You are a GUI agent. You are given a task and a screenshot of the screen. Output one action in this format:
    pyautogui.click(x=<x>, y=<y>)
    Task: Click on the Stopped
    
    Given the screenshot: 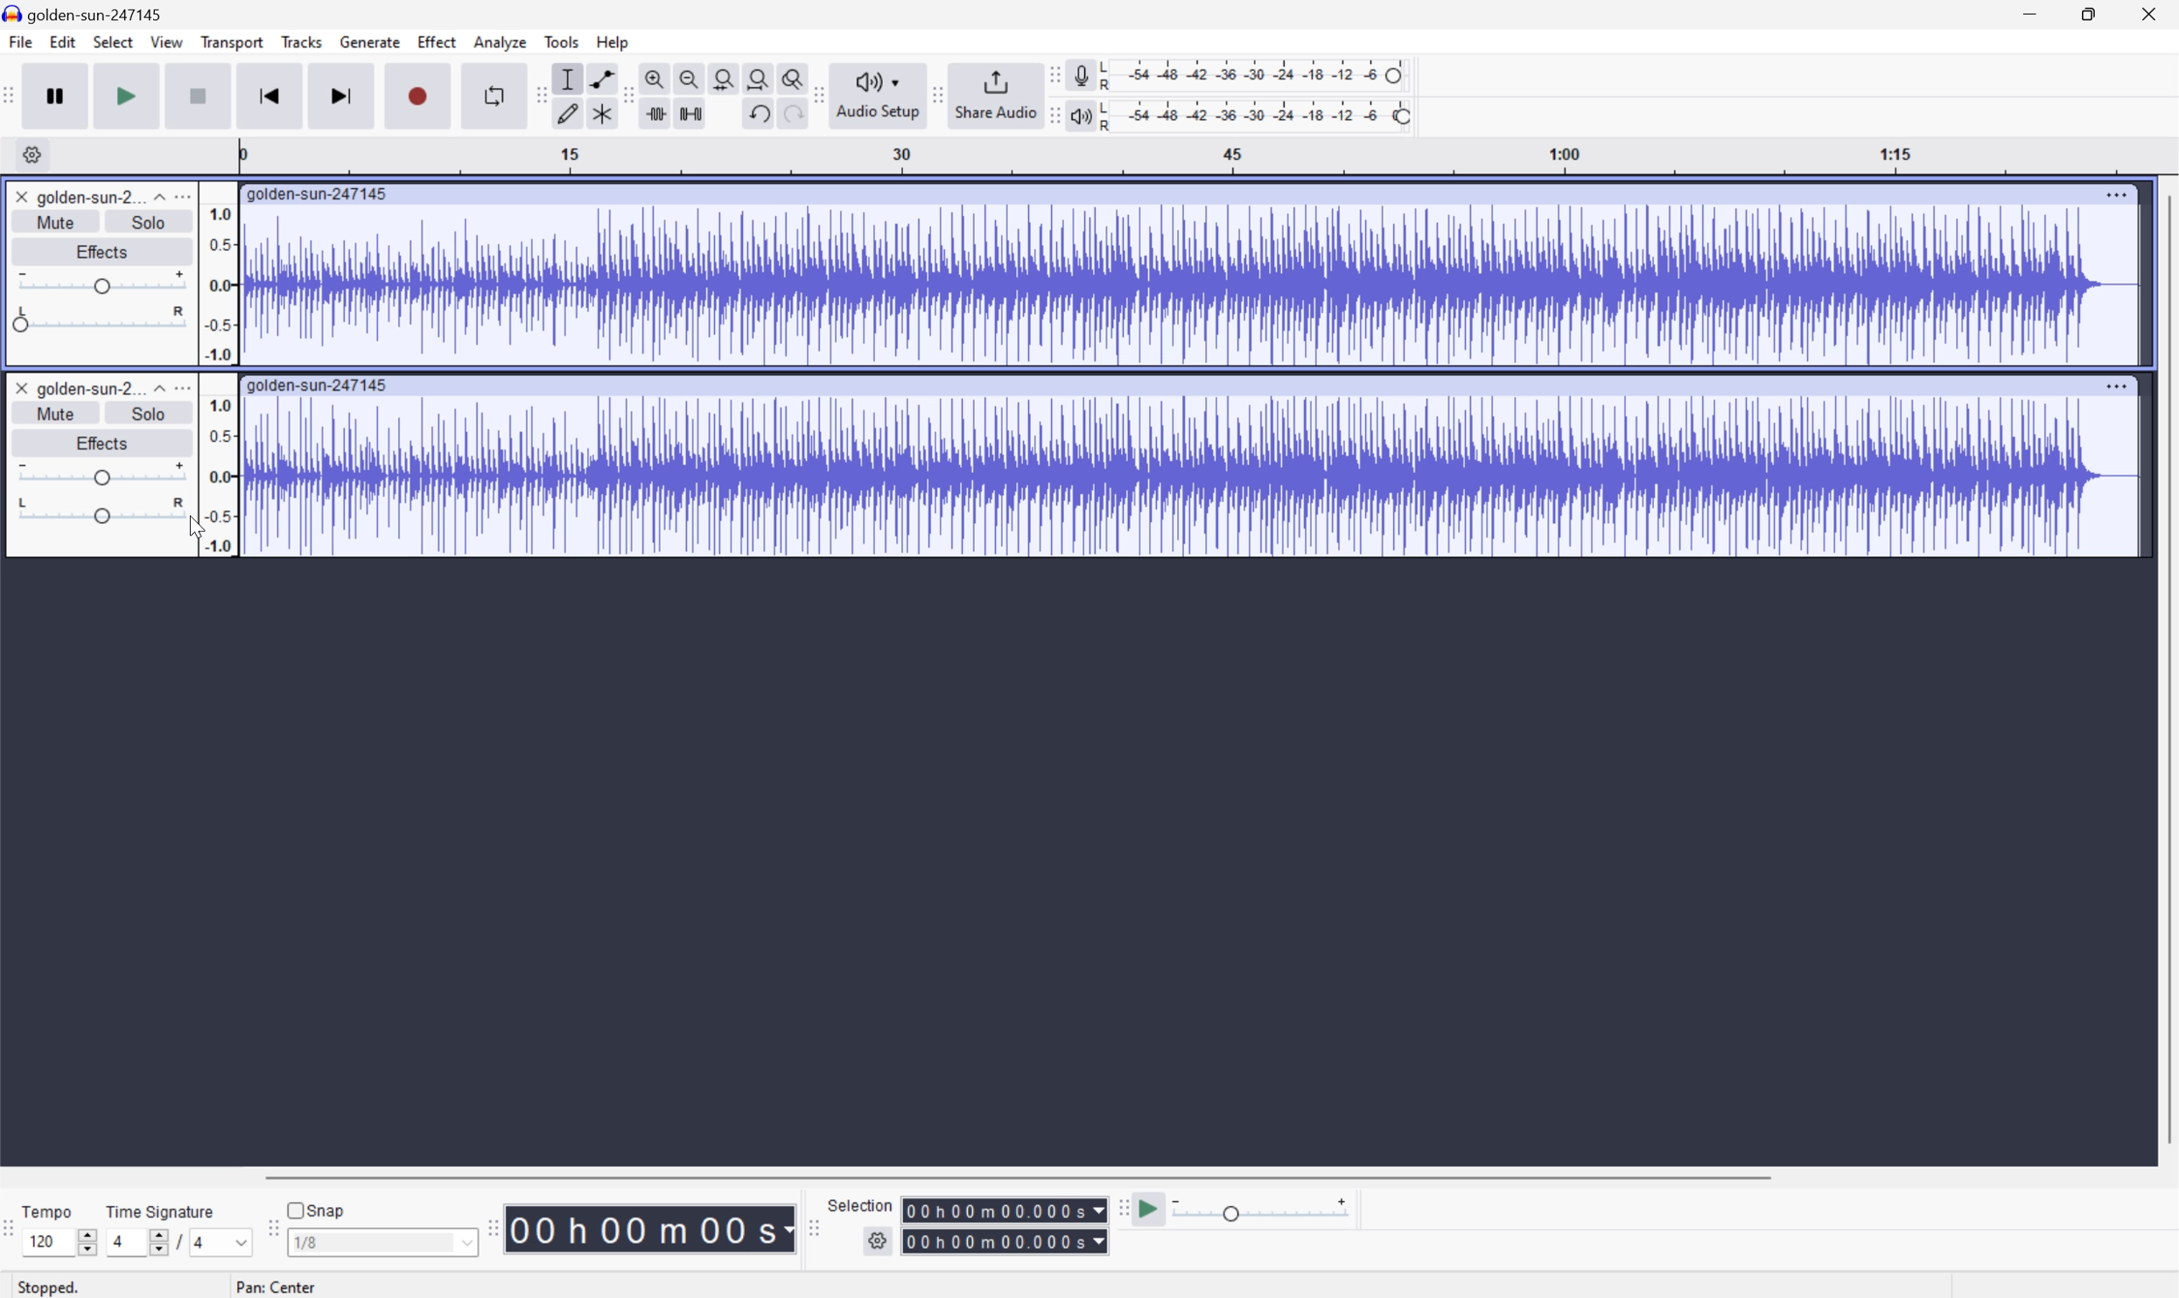 What is the action you would take?
    pyautogui.click(x=46, y=1288)
    